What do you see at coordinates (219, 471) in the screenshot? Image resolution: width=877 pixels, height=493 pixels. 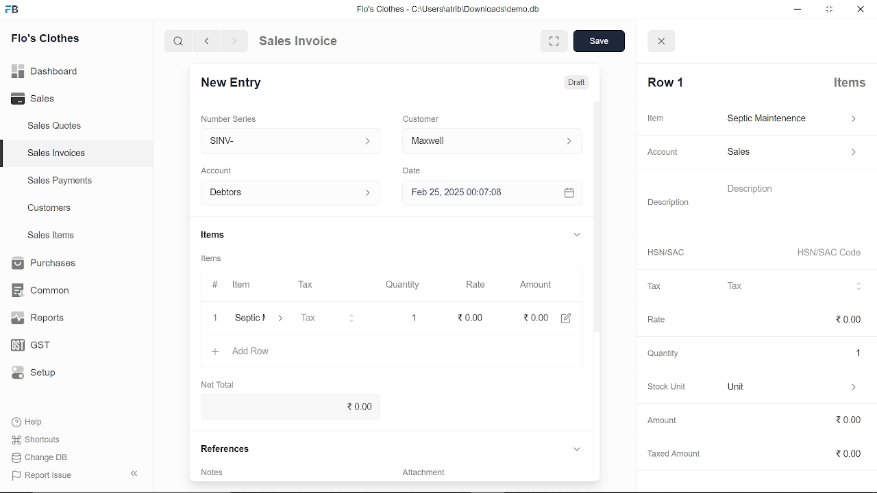 I see `Add invoice terms` at bounding box center [219, 471].